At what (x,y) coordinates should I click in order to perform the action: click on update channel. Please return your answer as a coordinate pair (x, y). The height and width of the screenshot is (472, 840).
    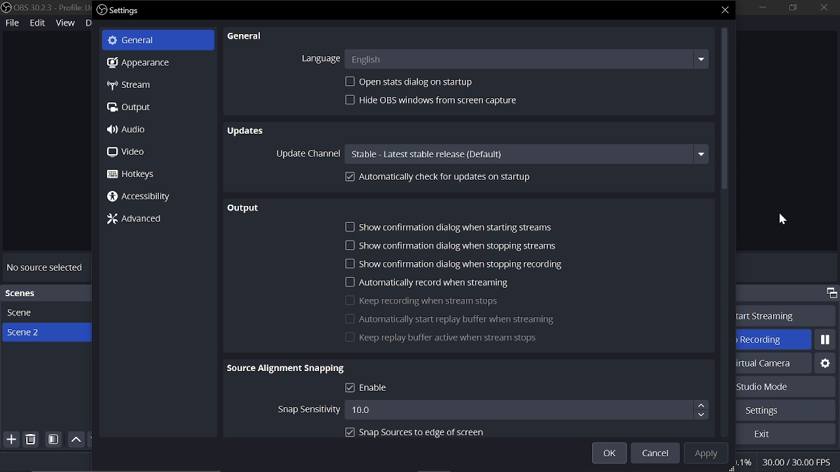
    Looking at the image, I should click on (308, 153).